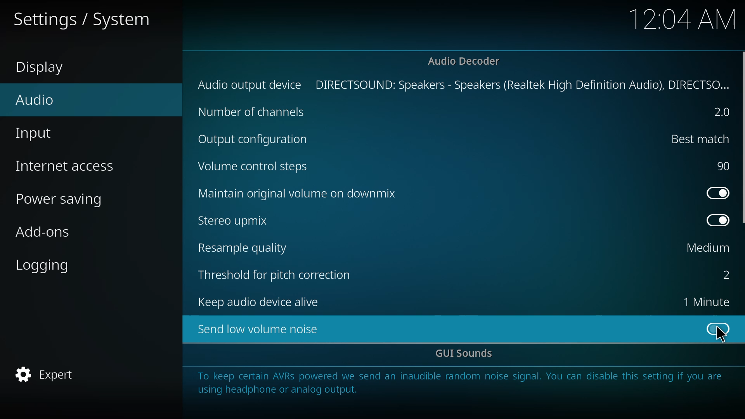  Describe the element at coordinates (42, 97) in the screenshot. I see `audio` at that location.